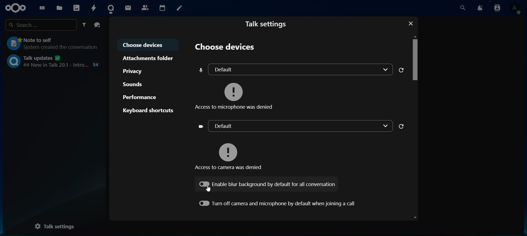 This screenshot has width=527, height=236. Describe the element at coordinates (97, 24) in the screenshot. I see `create a group` at that location.